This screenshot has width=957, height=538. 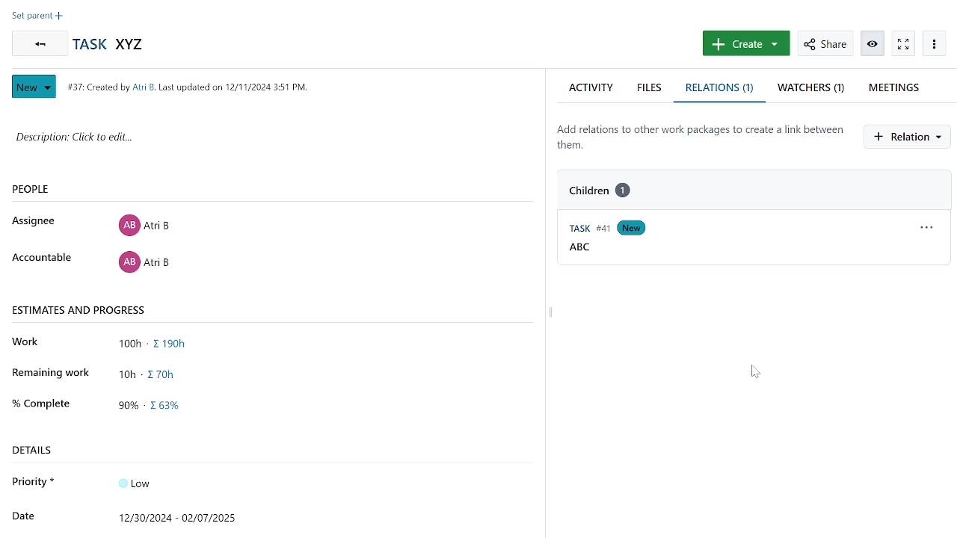 I want to click on completed work in progress, so click(x=156, y=407).